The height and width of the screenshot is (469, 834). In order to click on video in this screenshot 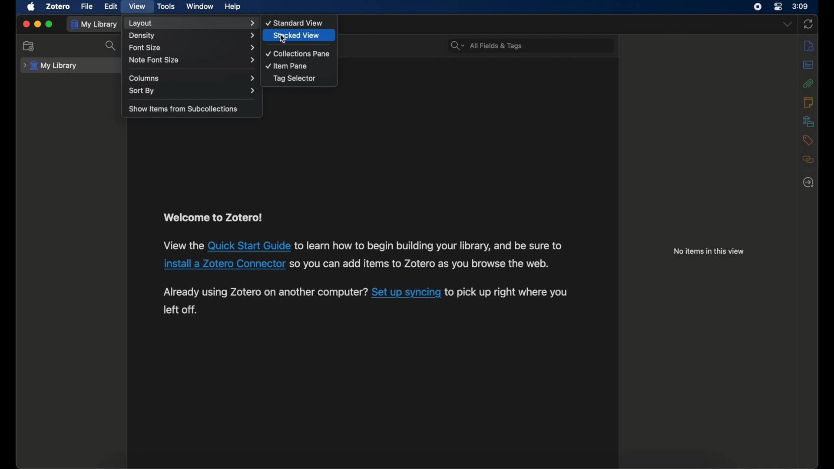, I will do `click(136, 6)`.